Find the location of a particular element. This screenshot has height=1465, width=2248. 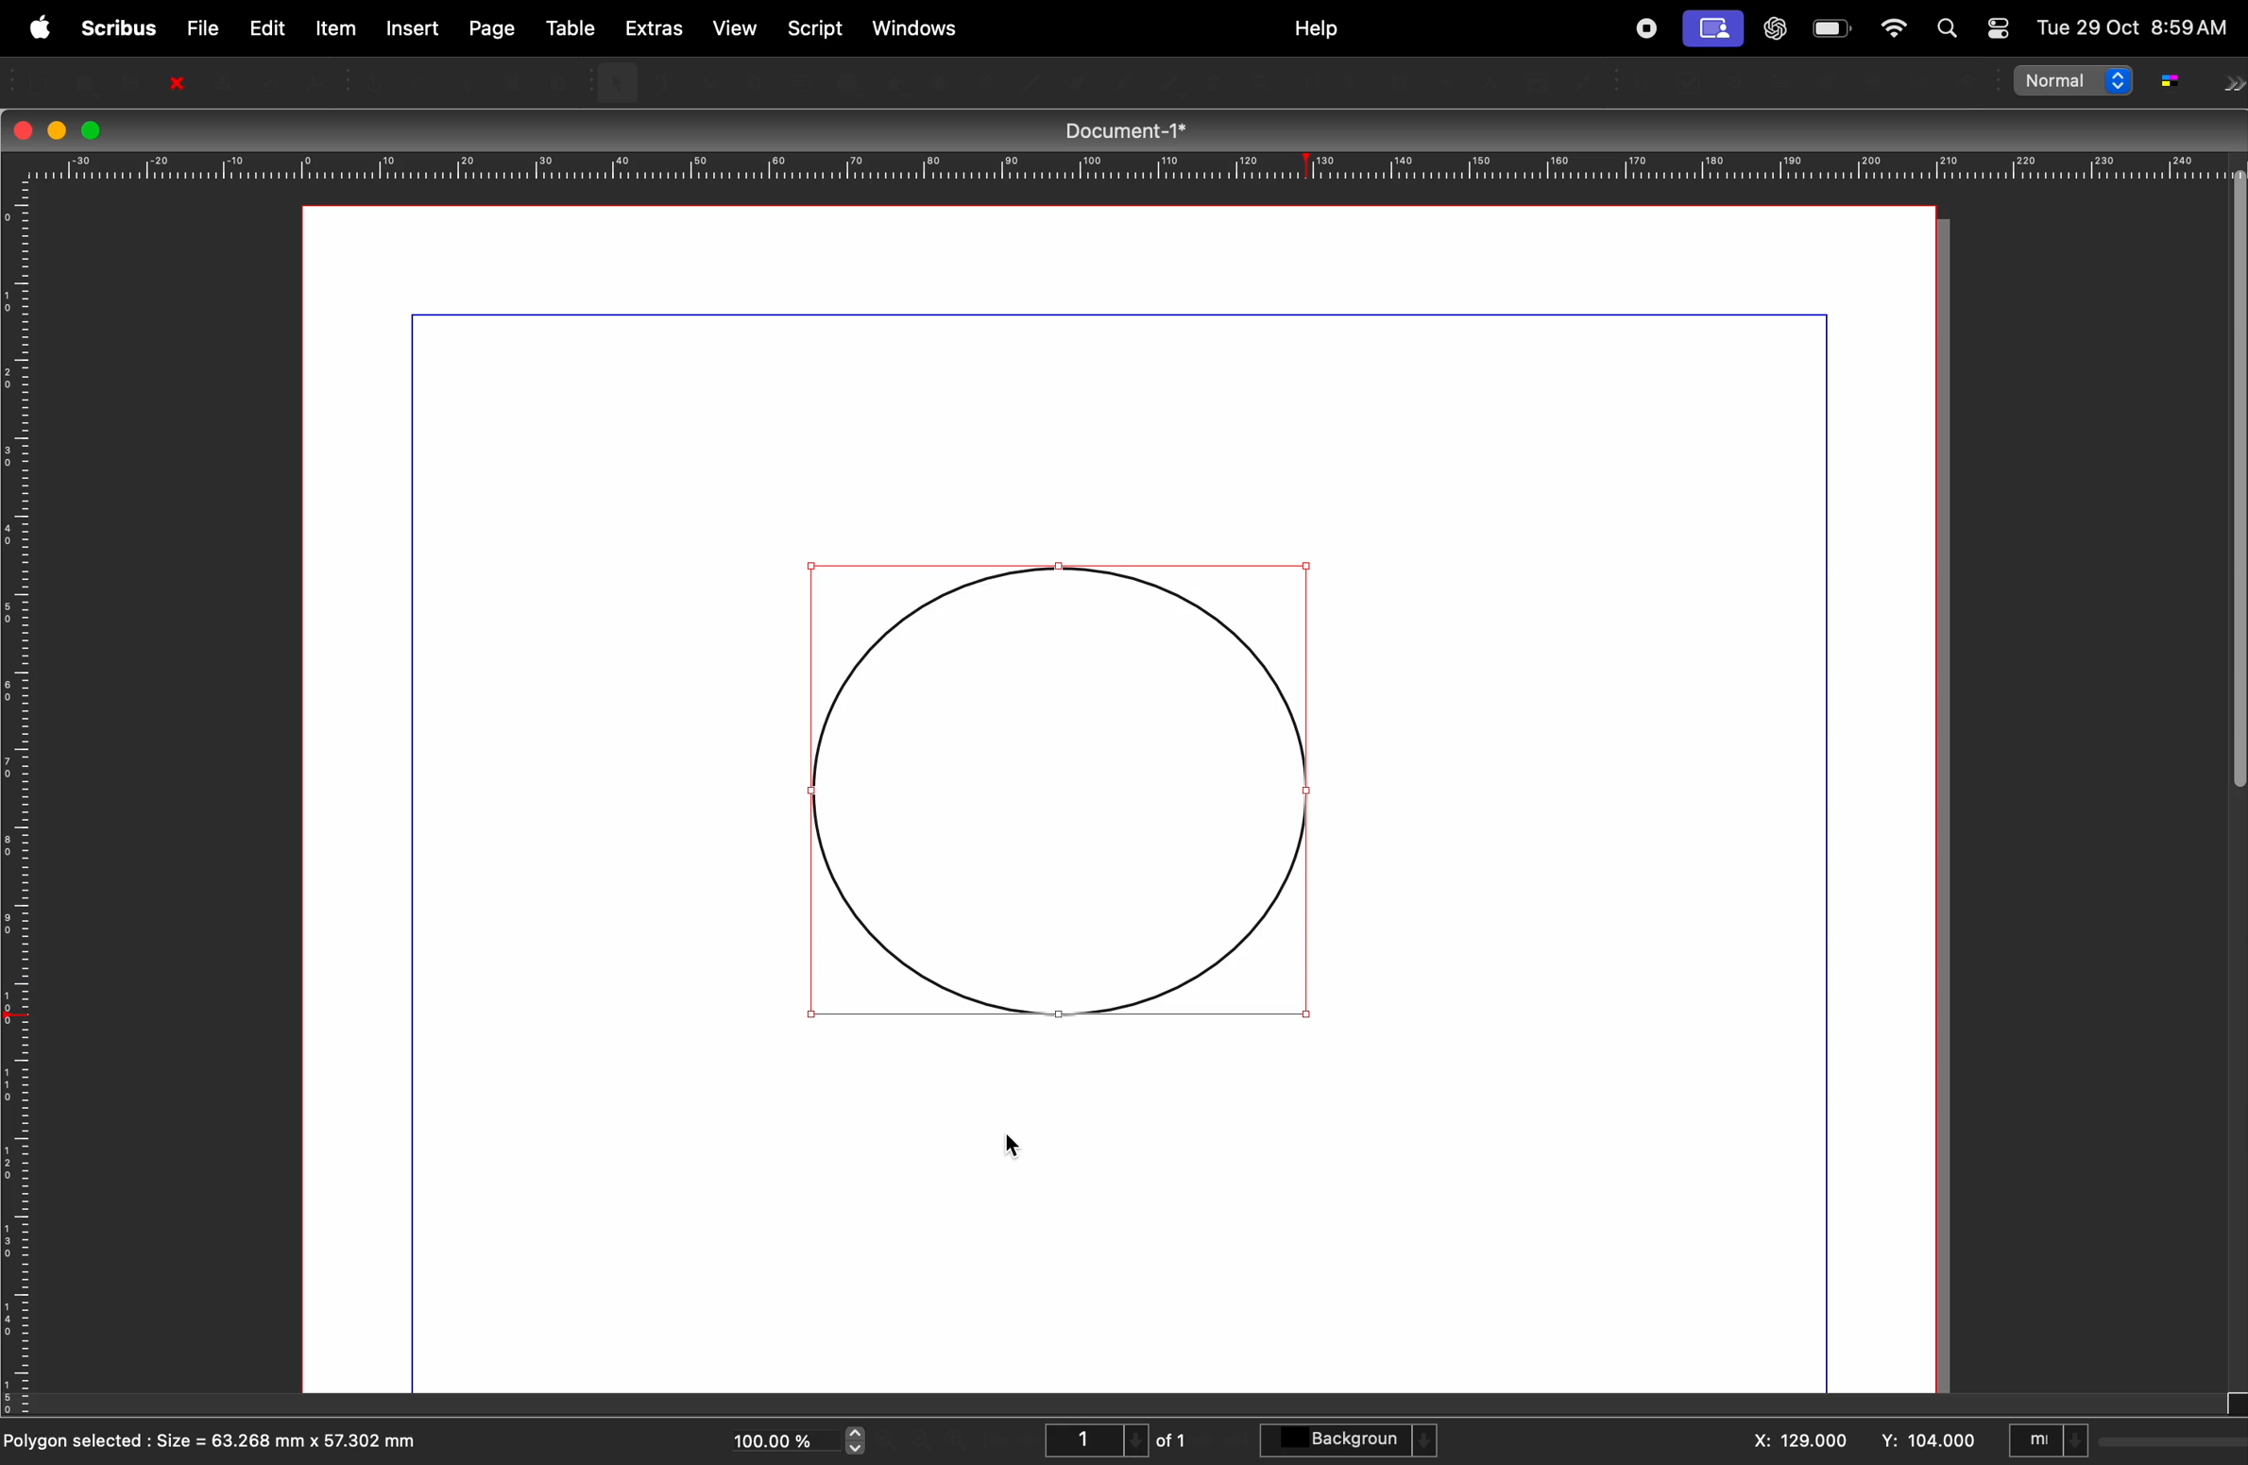

windows is located at coordinates (918, 26).